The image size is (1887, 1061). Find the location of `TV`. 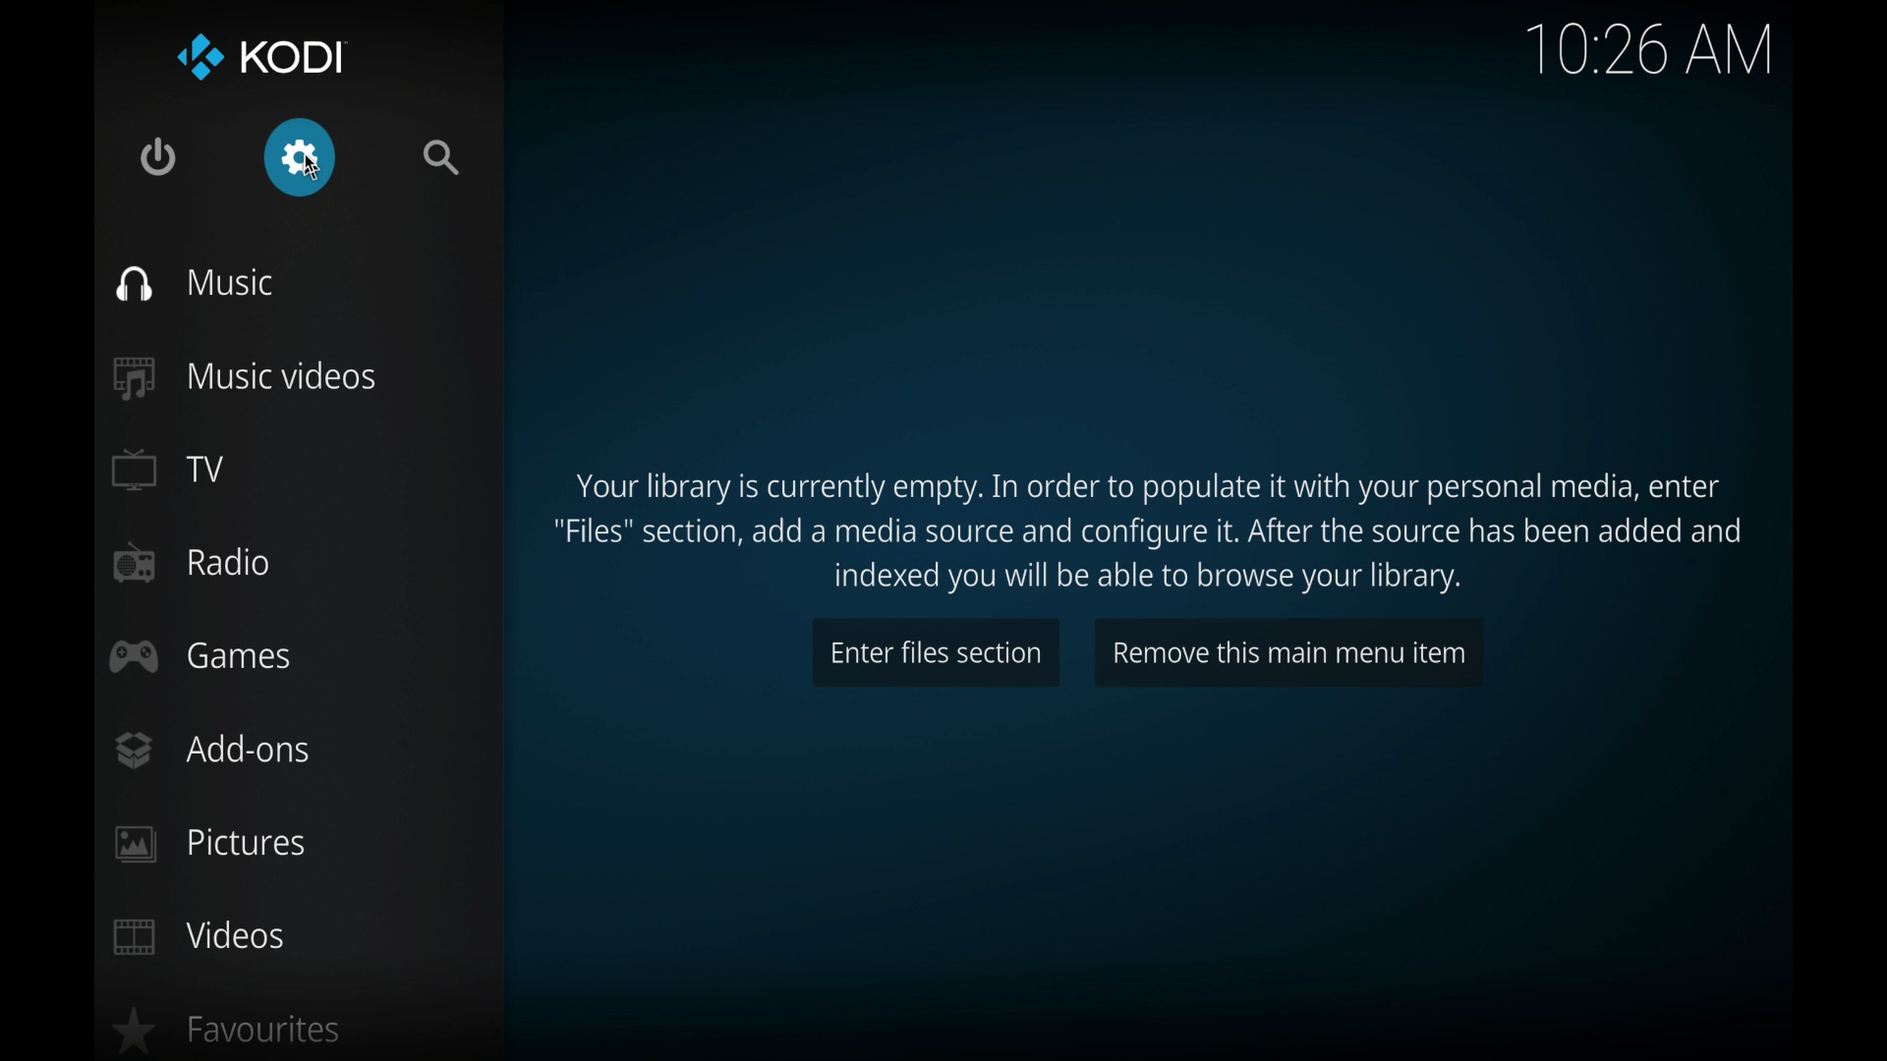

TV is located at coordinates (170, 470).